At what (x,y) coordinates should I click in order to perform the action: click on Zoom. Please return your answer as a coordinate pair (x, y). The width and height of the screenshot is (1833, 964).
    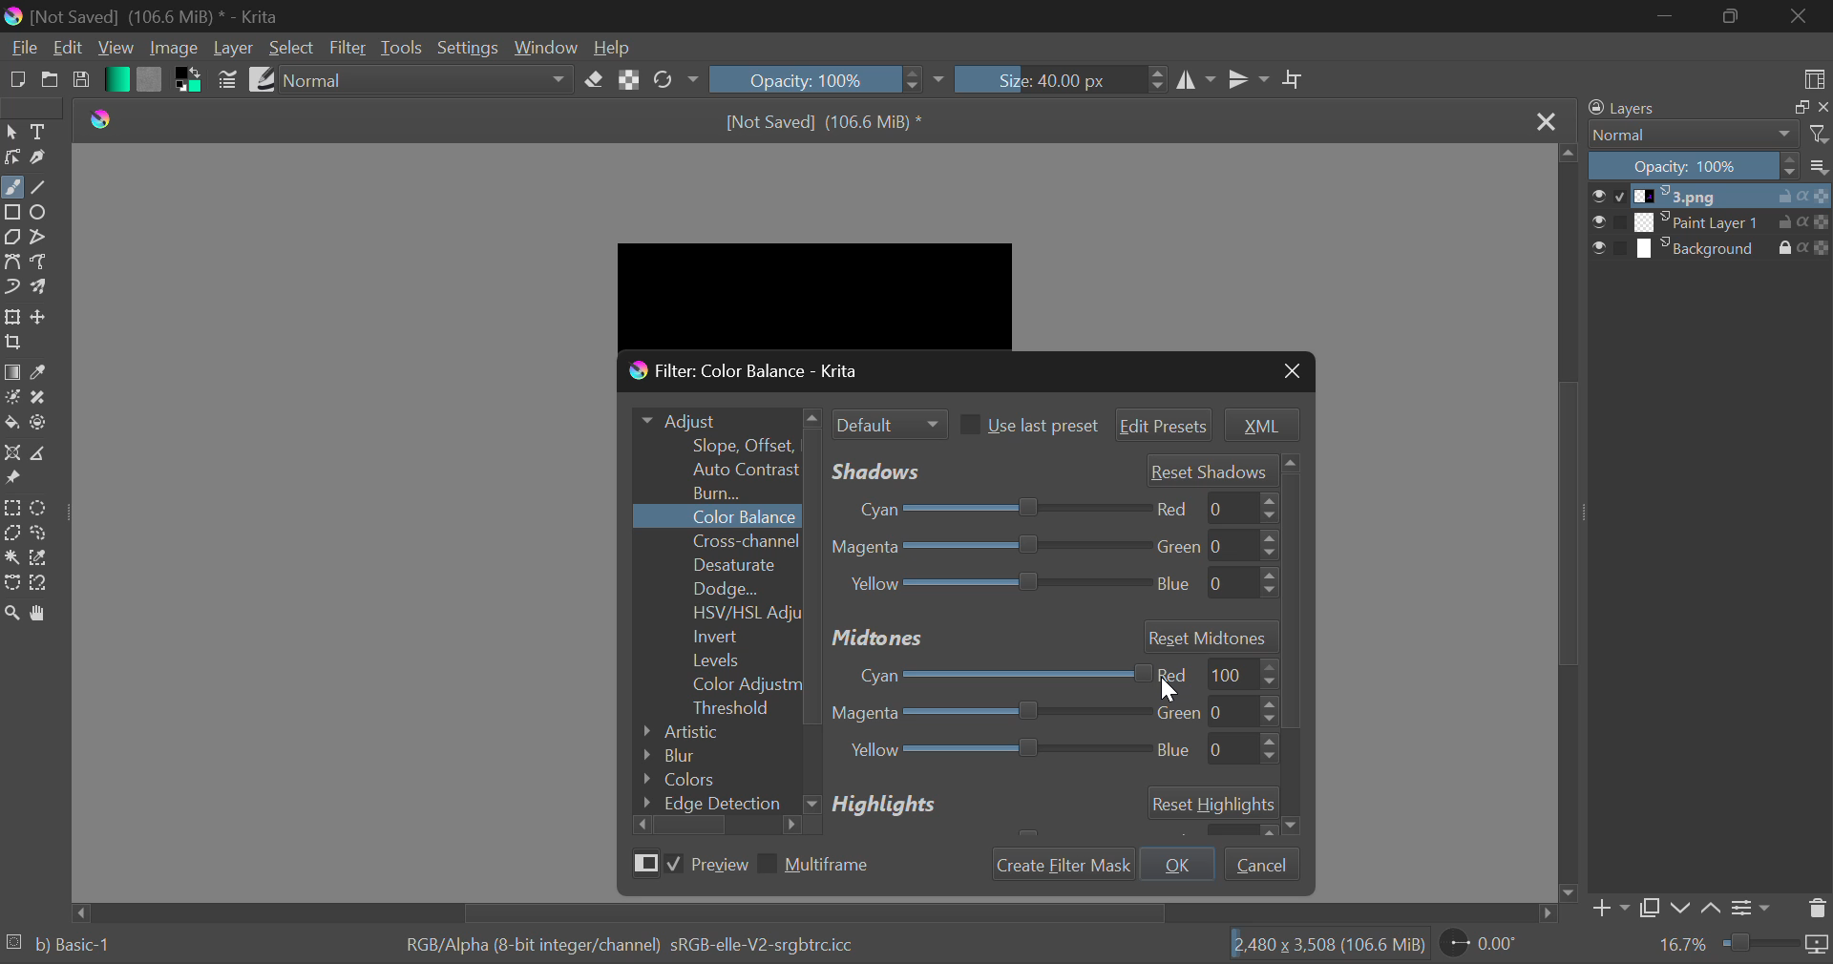
    Looking at the image, I should click on (12, 613).